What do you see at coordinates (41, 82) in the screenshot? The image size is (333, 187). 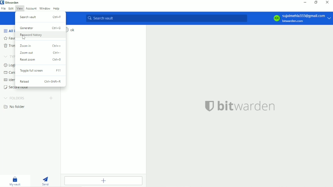 I see `Reload` at bounding box center [41, 82].